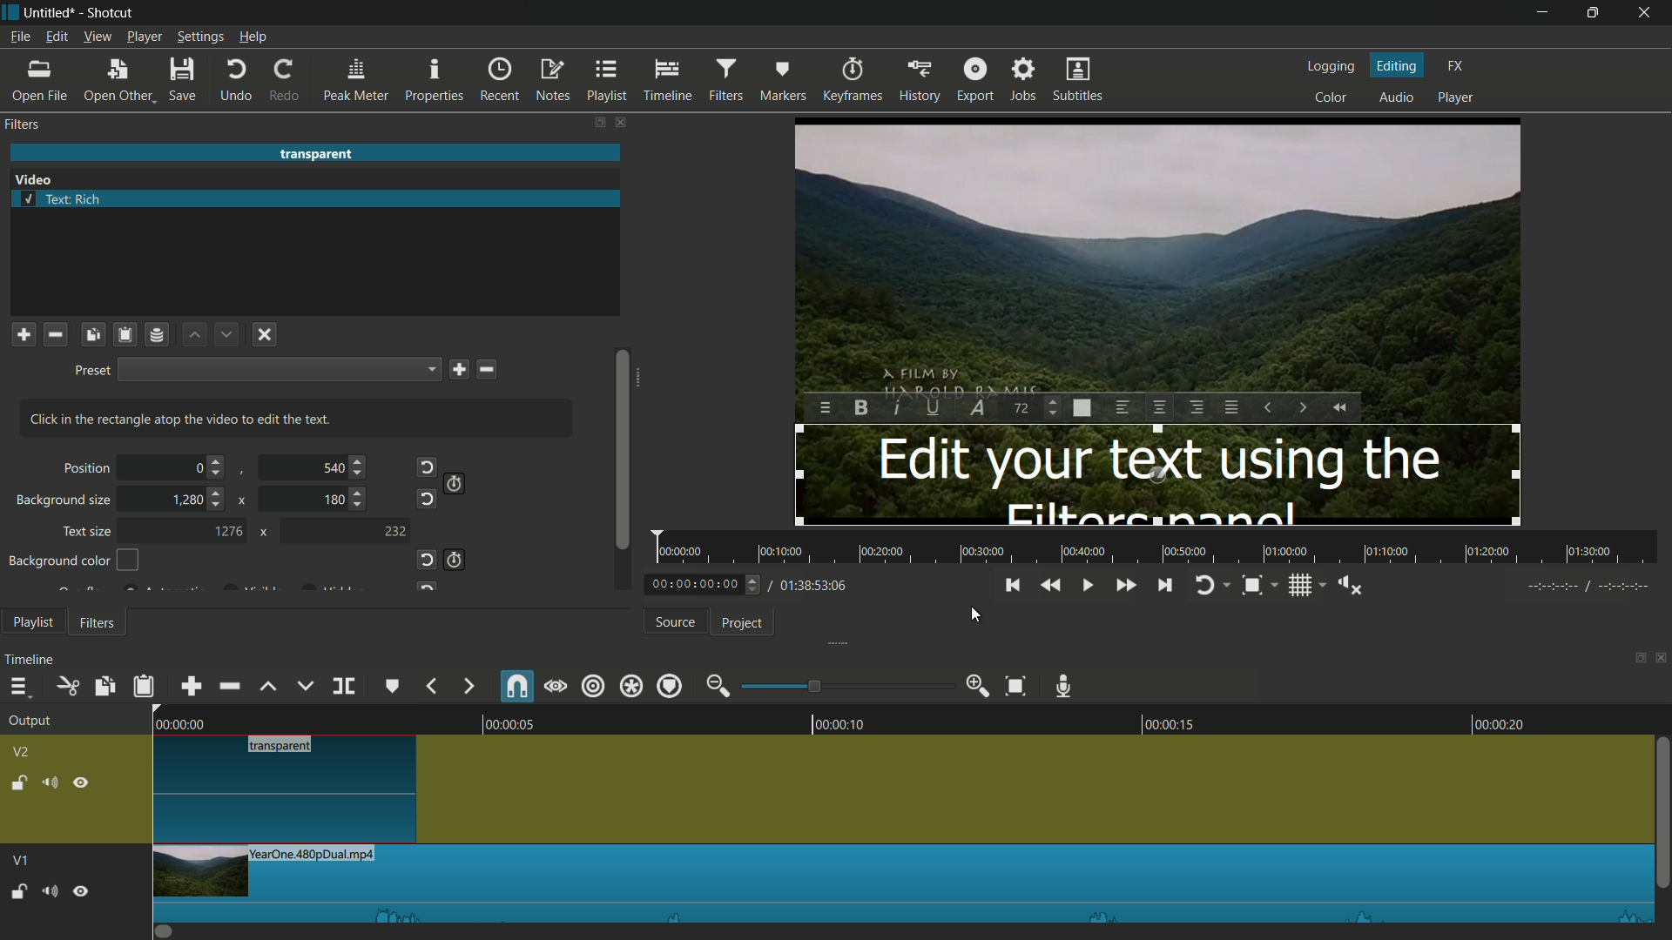 The height and width of the screenshot is (940, 1672). What do you see at coordinates (458, 371) in the screenshot?
I see `save` at bounding box center [458, 371].